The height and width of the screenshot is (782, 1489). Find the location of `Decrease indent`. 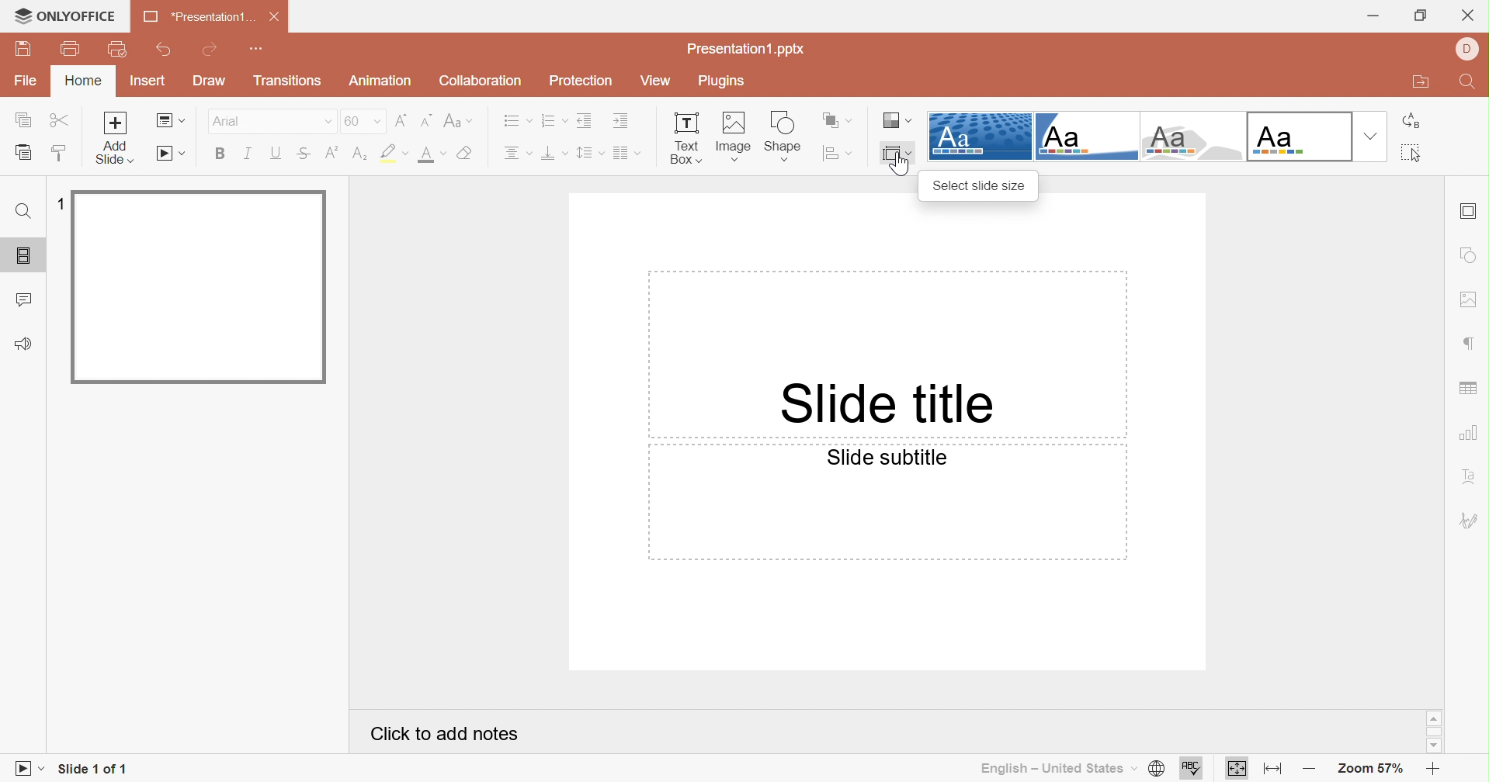

Decrease indent is located at coordinates (585, 121).